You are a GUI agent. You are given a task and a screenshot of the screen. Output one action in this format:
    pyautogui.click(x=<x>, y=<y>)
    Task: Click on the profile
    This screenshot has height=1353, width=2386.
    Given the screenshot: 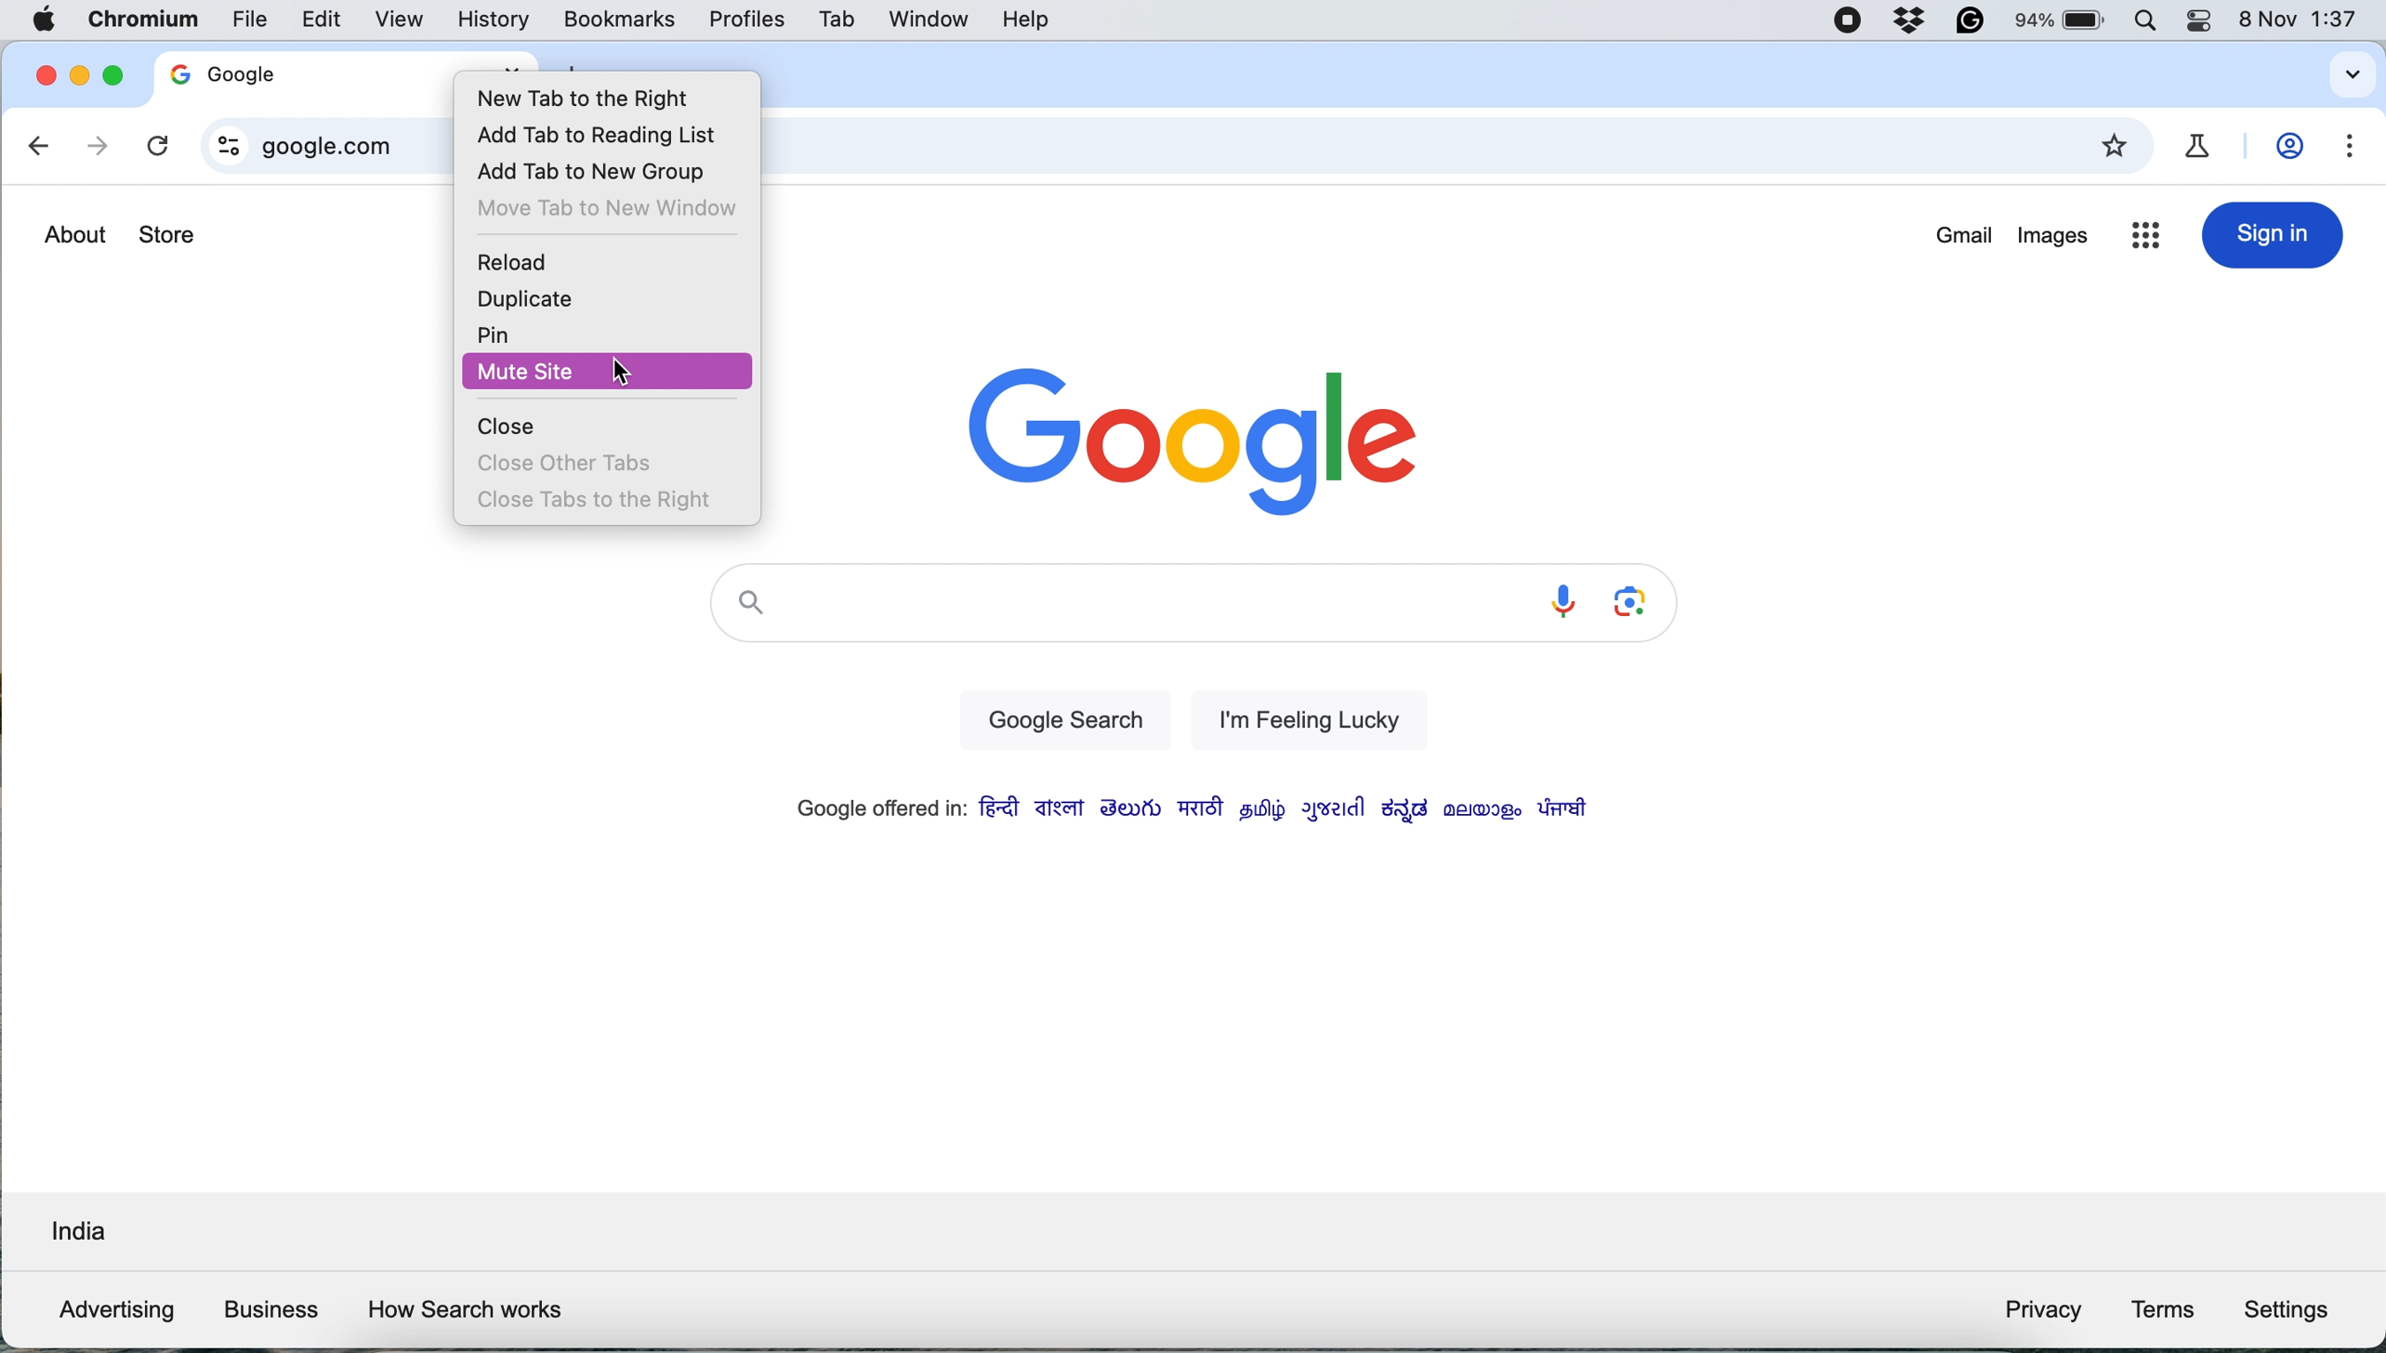 What is the action you would take?
    pyautogui.click(x=2295, y=148)
    